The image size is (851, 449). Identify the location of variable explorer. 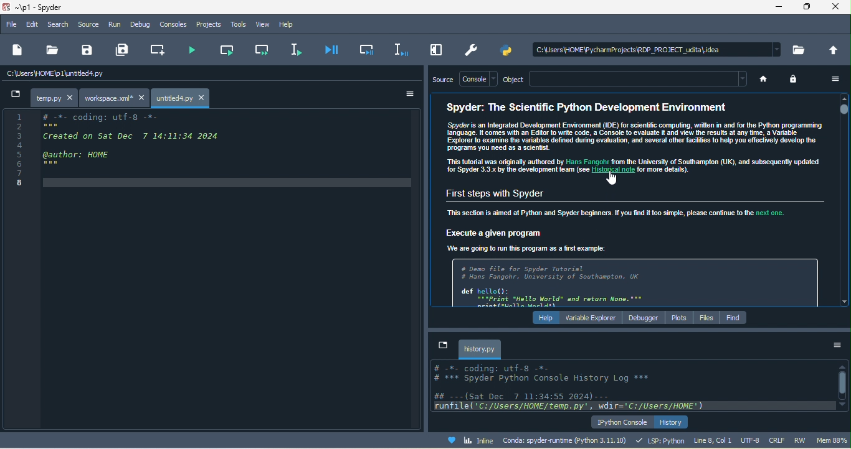
(591, 318).